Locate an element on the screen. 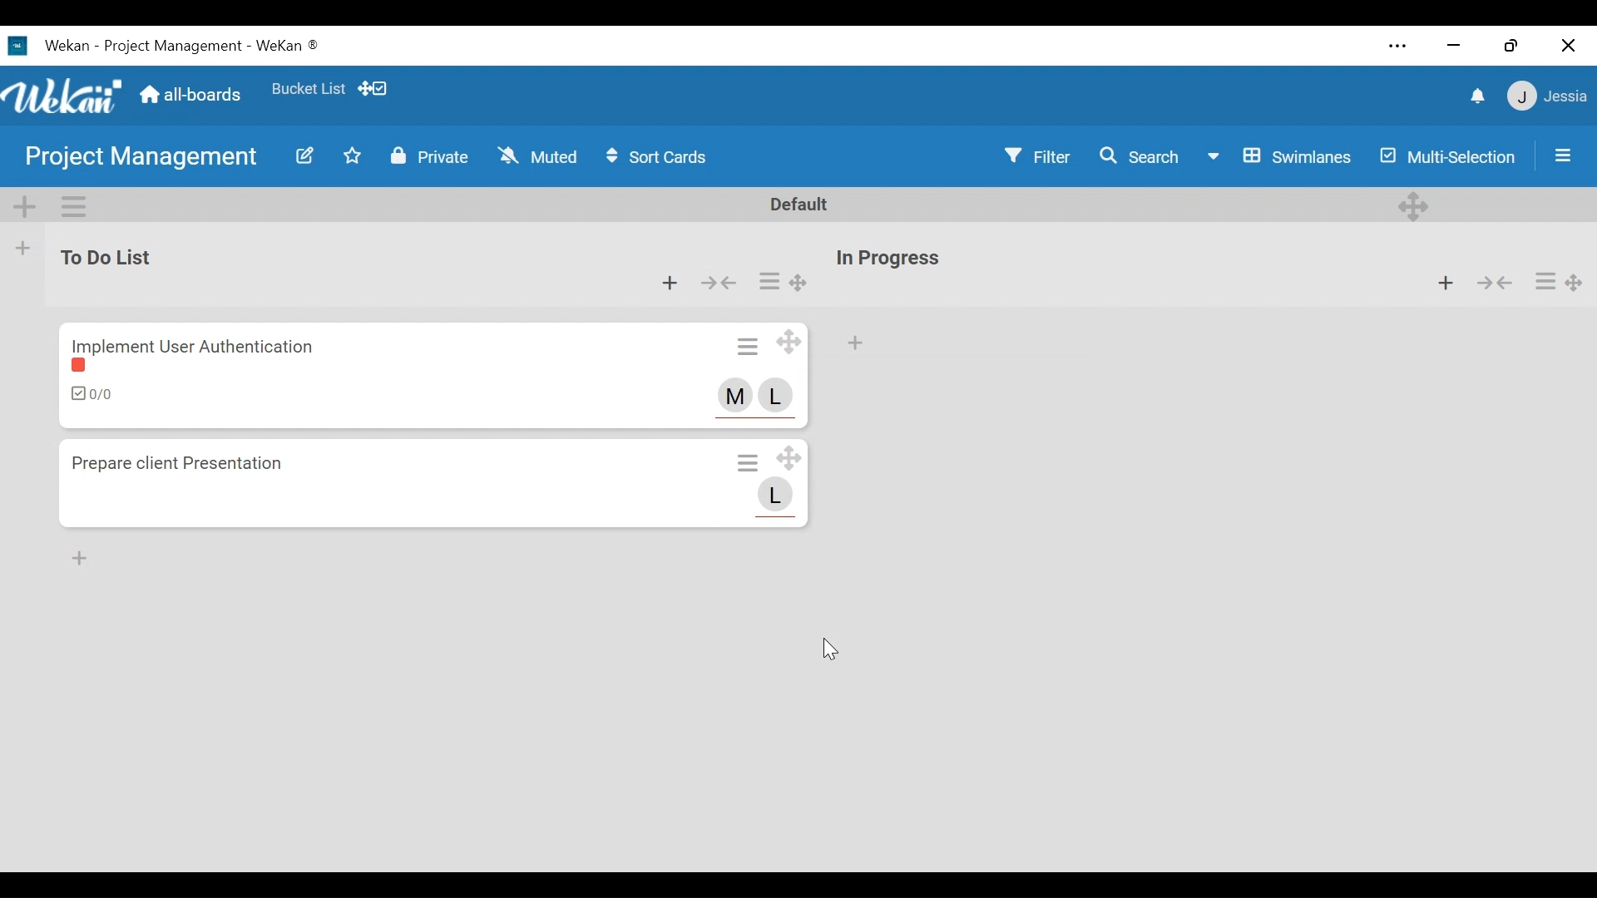 This screenshot has height=898, width=1597. Multi-Selection is located at coordinates (1444, 157).